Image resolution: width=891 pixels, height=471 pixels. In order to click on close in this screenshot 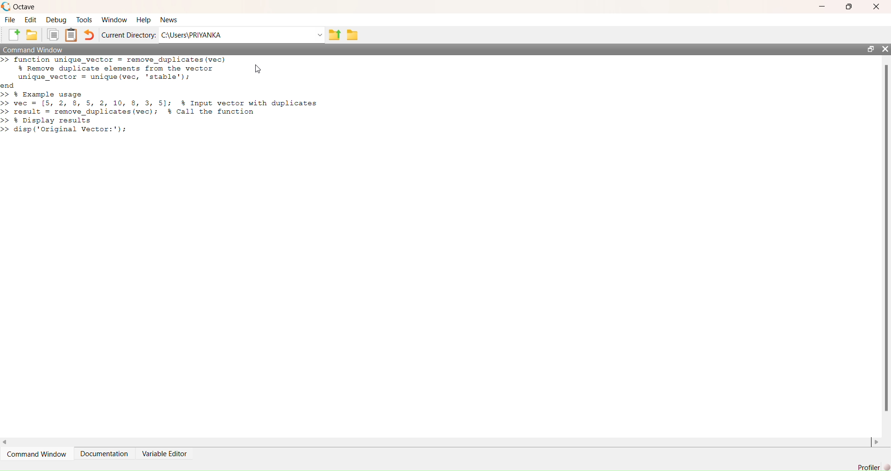, I will do `click(885, 49)`.